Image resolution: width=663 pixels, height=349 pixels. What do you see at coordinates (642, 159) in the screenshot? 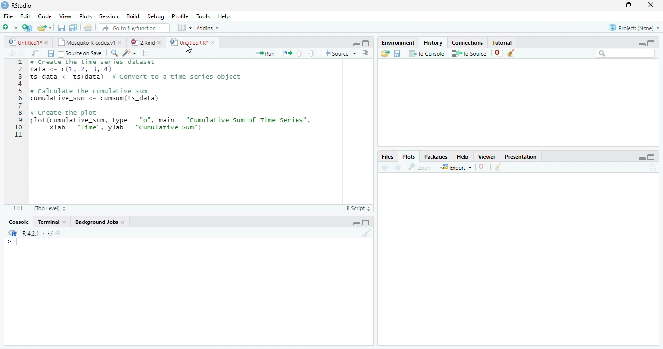
I see `Minimize` at bounding box center [642, 159].